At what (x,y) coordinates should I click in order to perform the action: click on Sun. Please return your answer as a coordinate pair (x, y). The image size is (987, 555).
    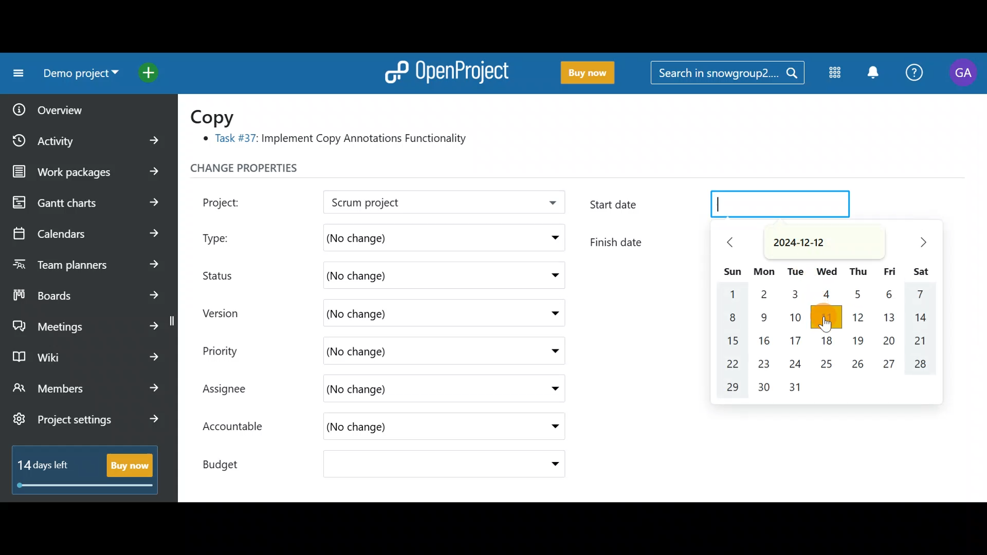
    Looking at the image, I should click on (730, 271).